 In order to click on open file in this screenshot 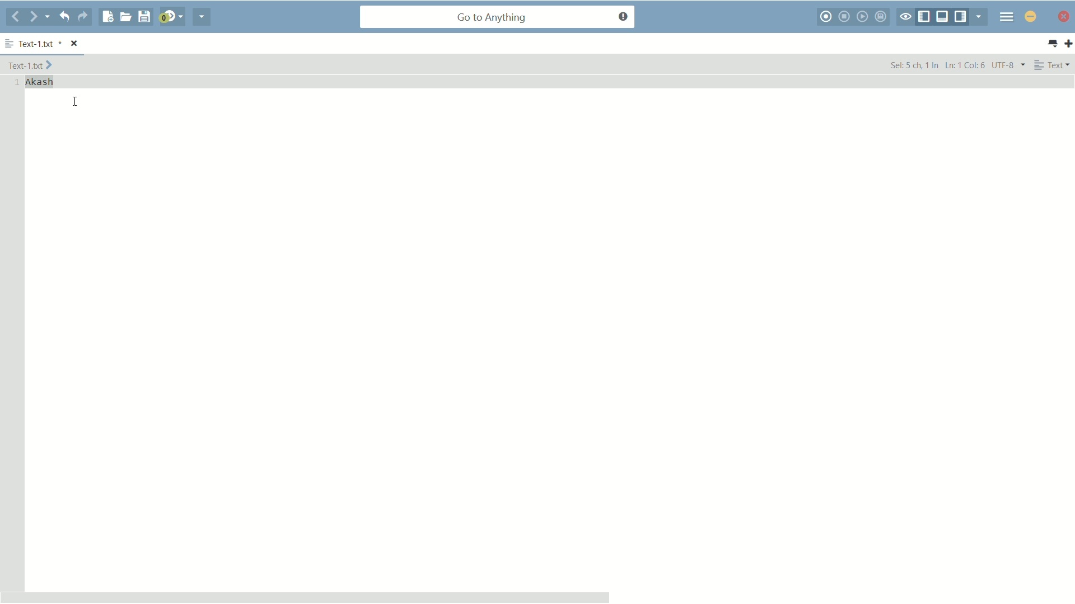, I will do `click(125, 17)`.